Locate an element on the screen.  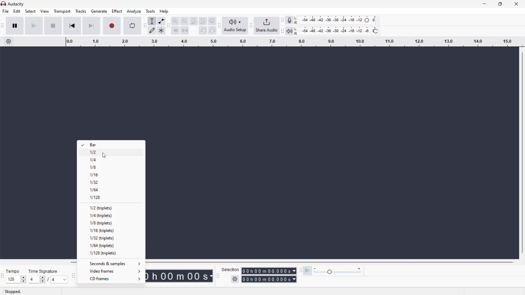
1/128 (triplets) is located at coordinates (110, 253).